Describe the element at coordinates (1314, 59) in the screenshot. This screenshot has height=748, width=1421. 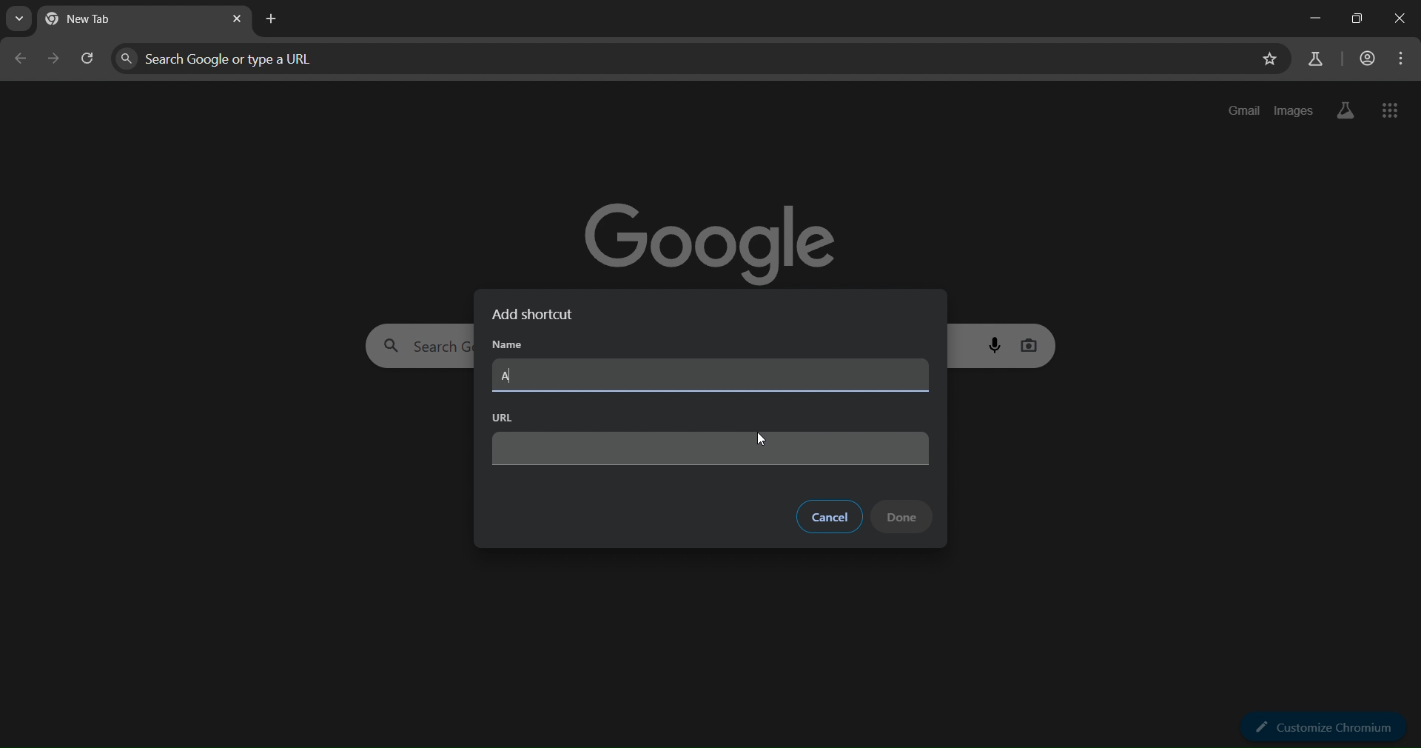
I see `search labs` at that location.